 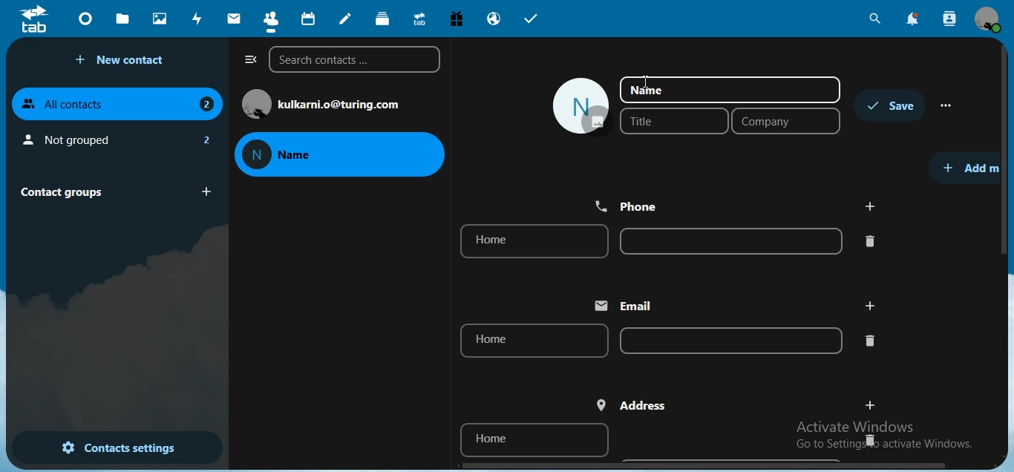 I want to click on home, so click(x=535, y=439).